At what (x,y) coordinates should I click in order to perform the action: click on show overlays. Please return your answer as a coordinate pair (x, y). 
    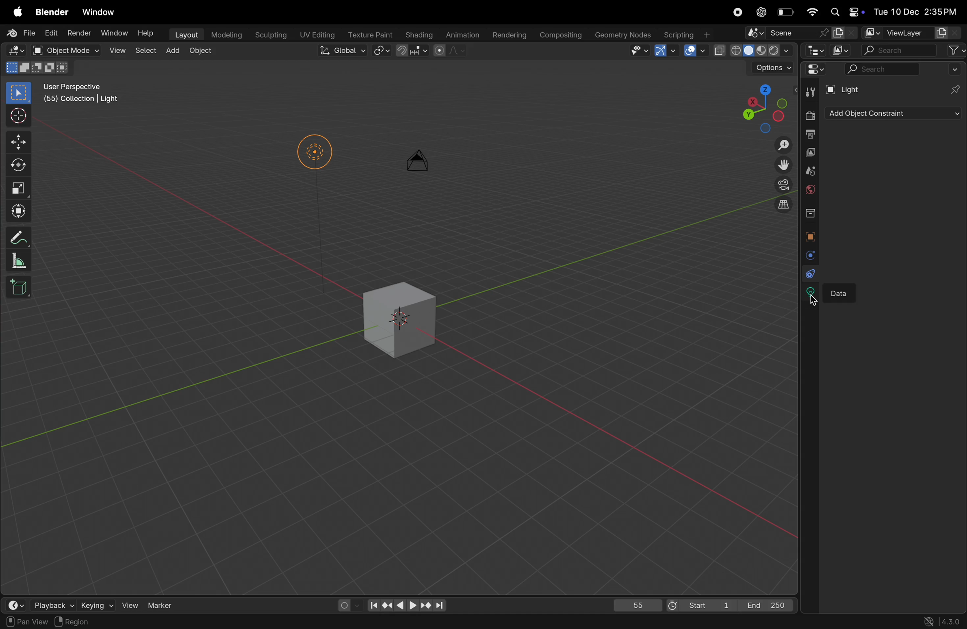
    Looking at the image, I should click on (695, 51).